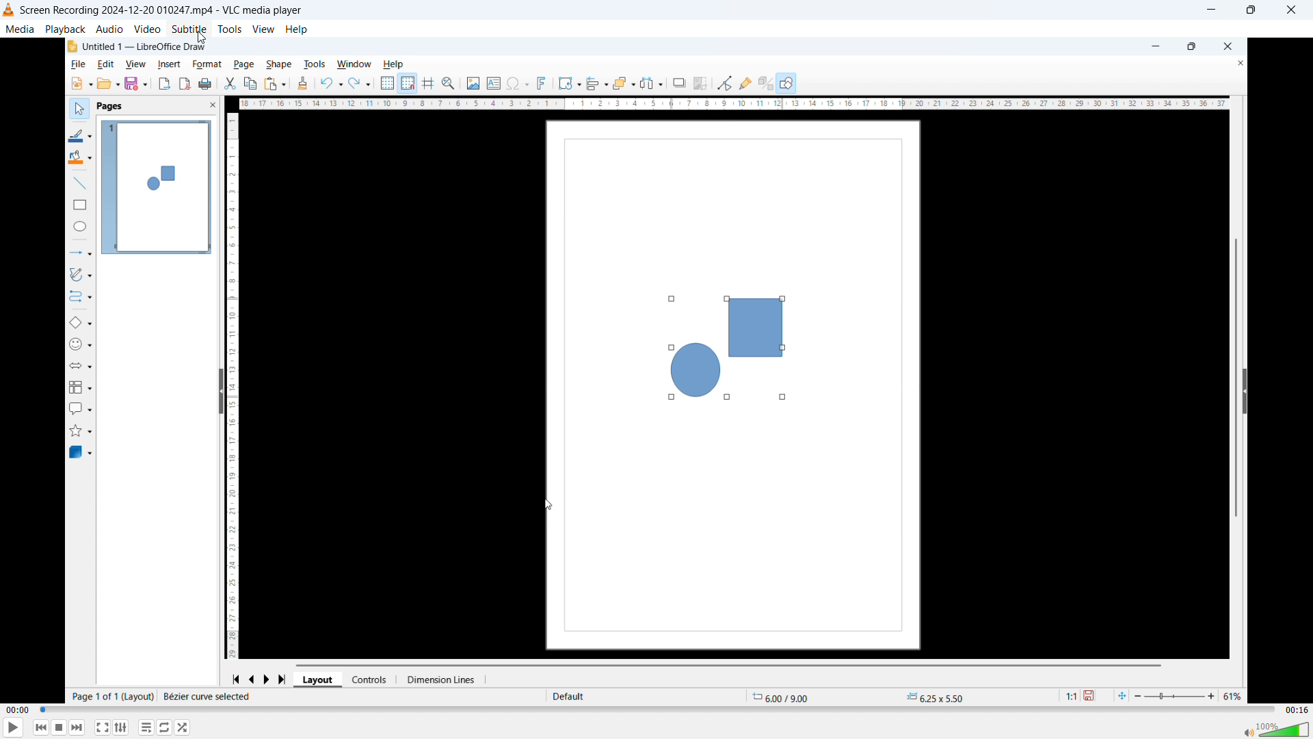  What do you see at coordinates (77, 228) in the screenshot?
I see `elipse` at bounding box center [77, 228].